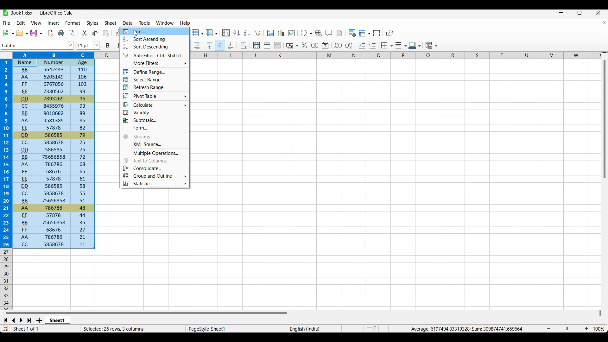 This screenshot has width=608, height=342. I want to click on Input font size, so click(85, 45).